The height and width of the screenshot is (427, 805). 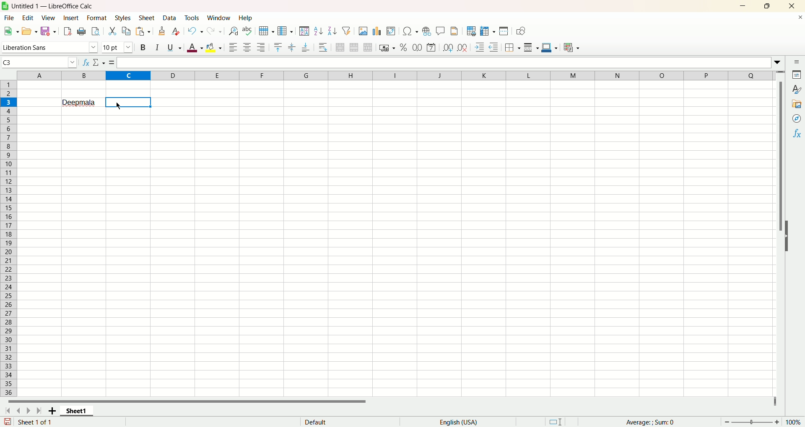 I want to click on Font color, so click(x=195, y=47).